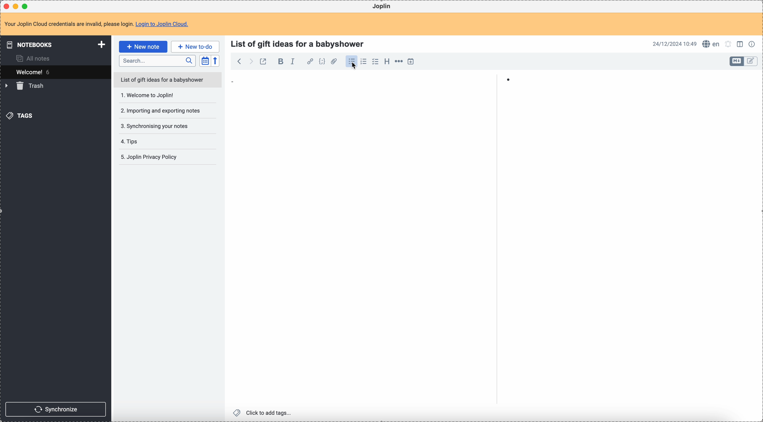  What do you see at coordinates (293, 62) in the screenshot?
I see `italic` at bounding box center [293, 62].